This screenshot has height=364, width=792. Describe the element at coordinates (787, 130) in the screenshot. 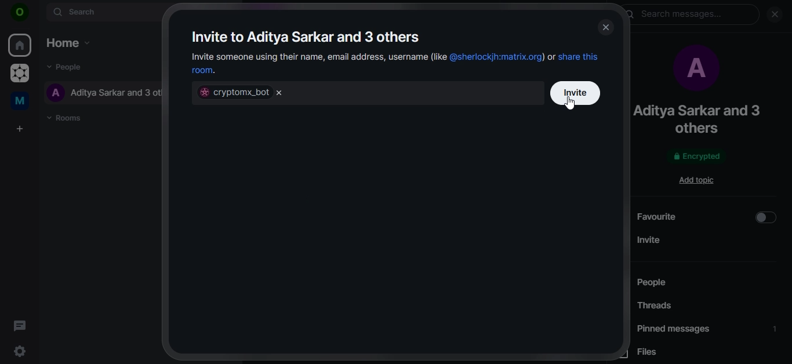

I see `scrollbar` at that location.